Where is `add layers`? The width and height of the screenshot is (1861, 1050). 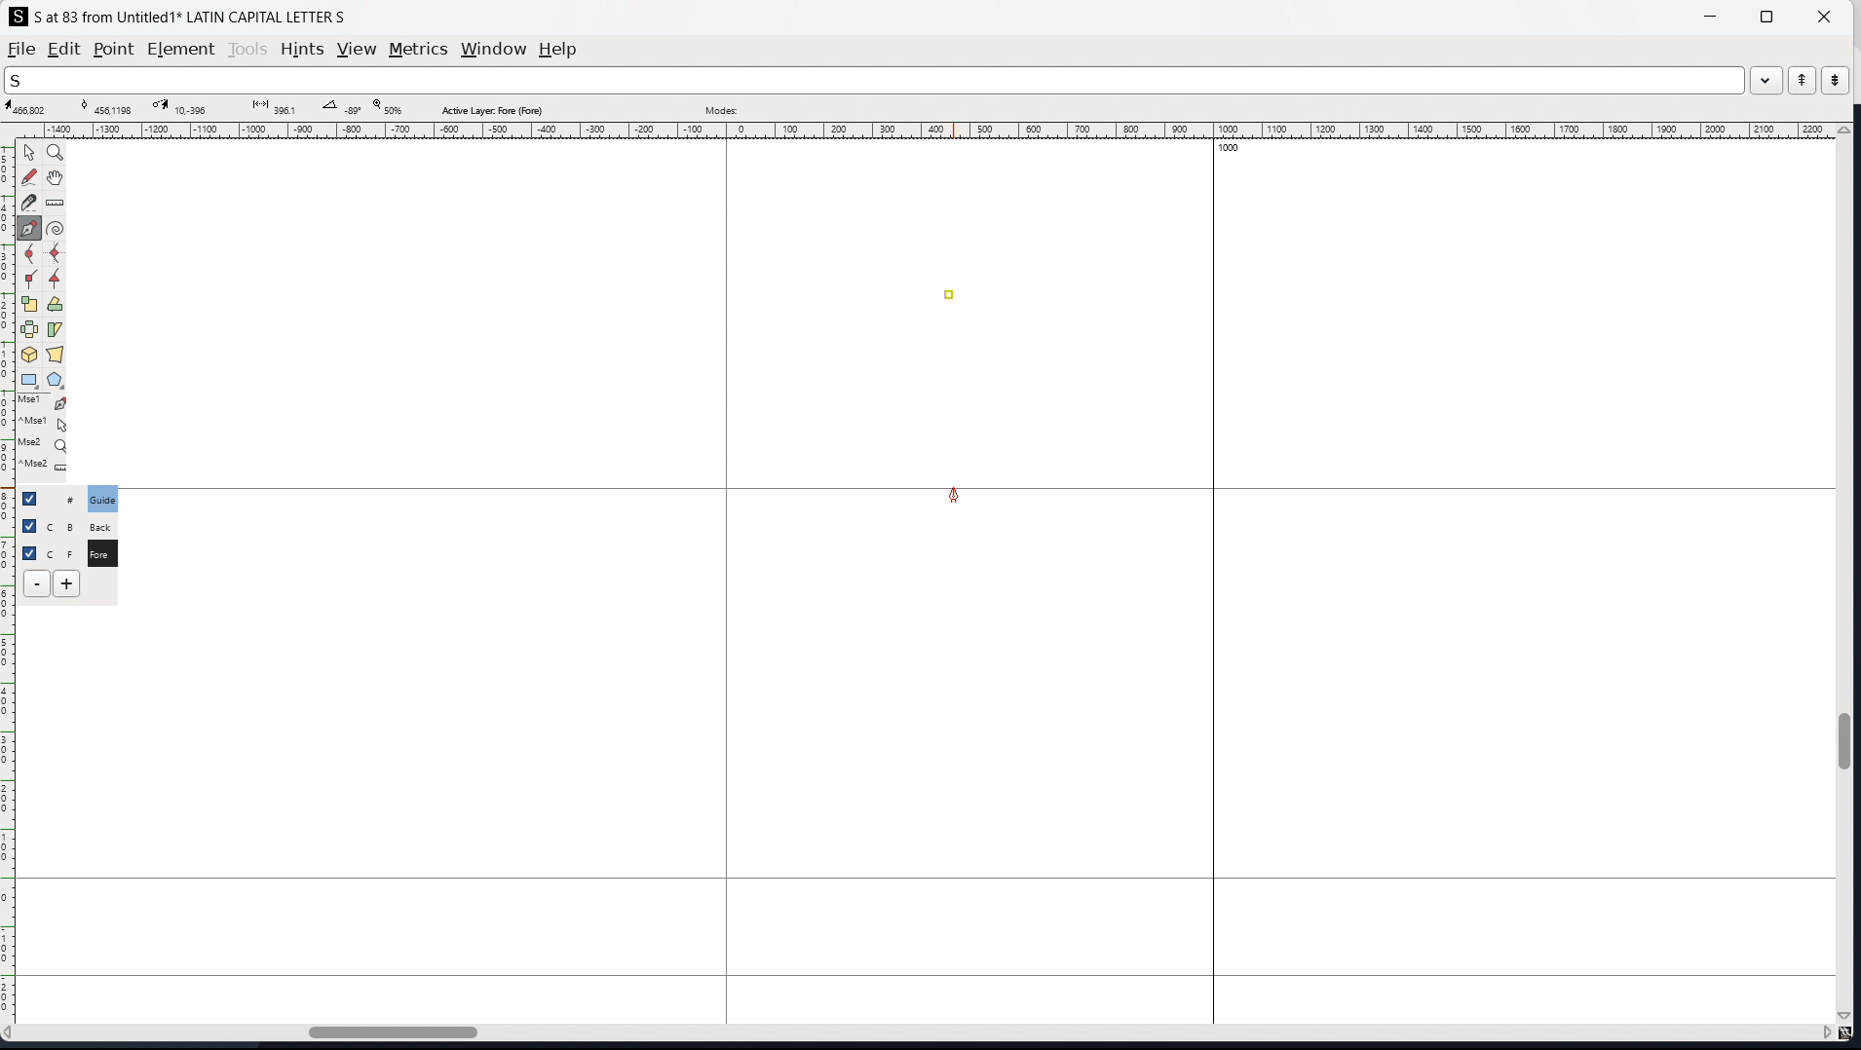 add layers is located at coordinates (66, 583).